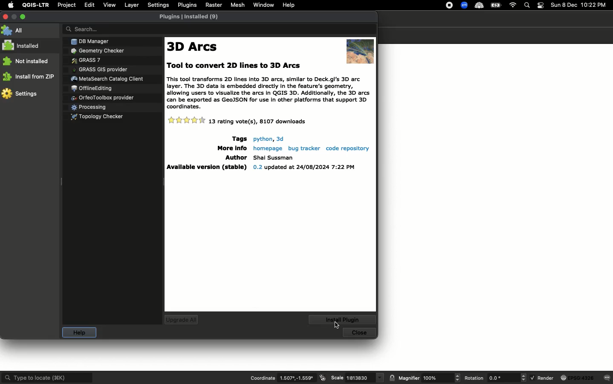 The height and width of the screenshot is (384, 613). Describe the element at coordinates (267, 148) in the screenshot. I see `homepage` at that location.